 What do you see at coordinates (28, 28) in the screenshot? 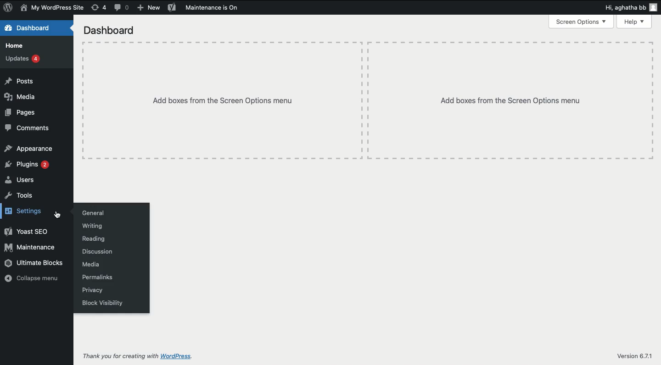
I see `dashboard ` at bounding box center [28, 28].